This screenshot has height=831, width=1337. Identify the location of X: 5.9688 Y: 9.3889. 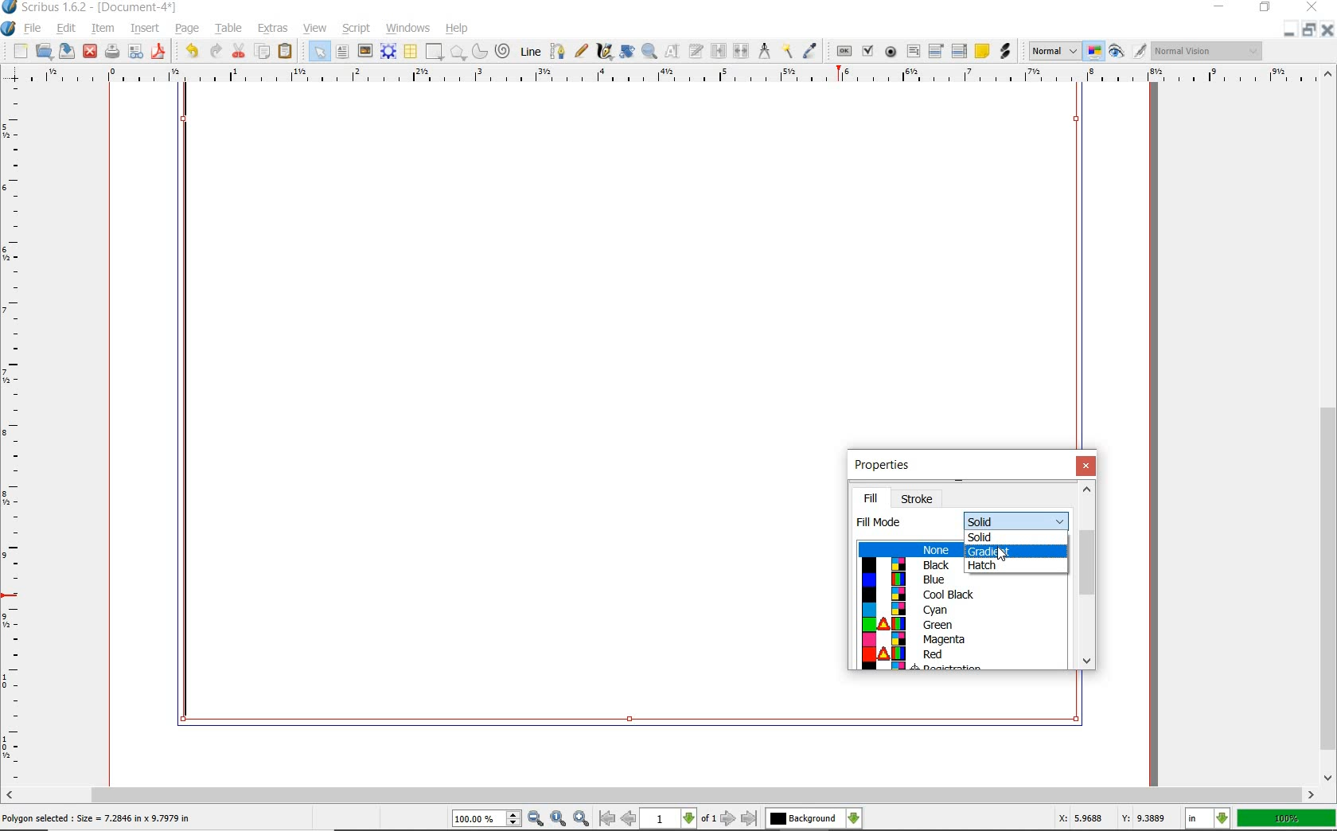
(1109, 817).